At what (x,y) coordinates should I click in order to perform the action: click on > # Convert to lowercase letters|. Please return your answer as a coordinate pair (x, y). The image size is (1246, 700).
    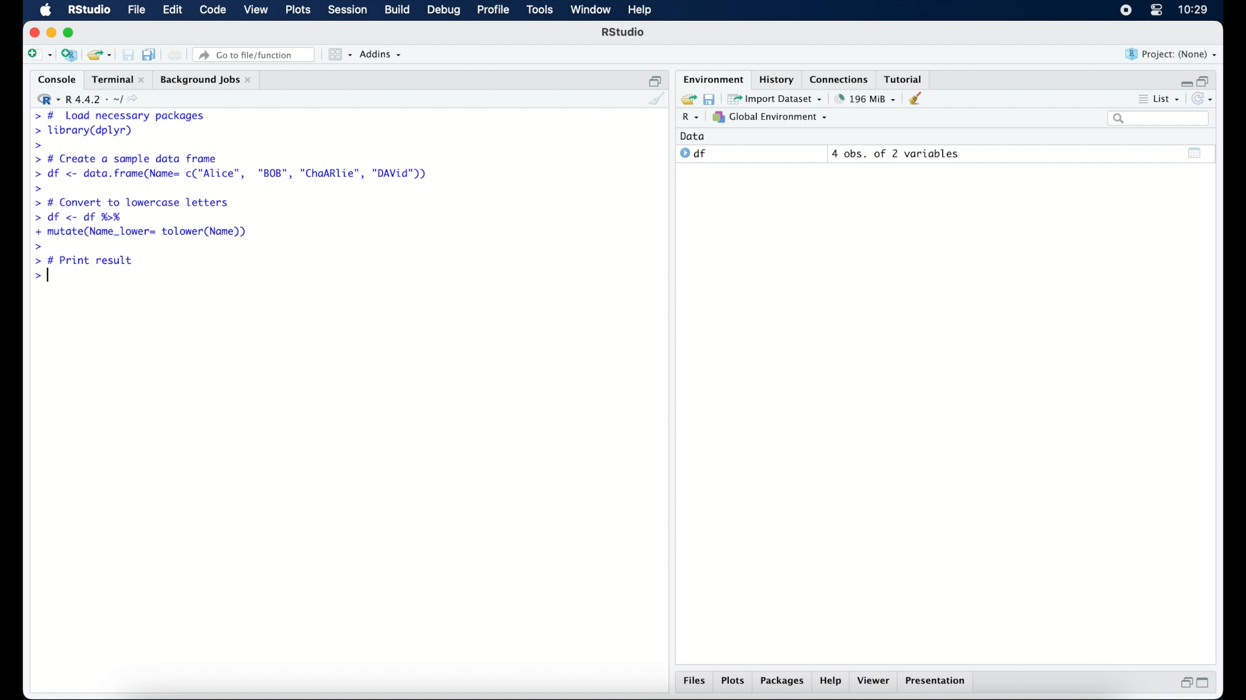
    Looking at the image, I should click on (132, 203).